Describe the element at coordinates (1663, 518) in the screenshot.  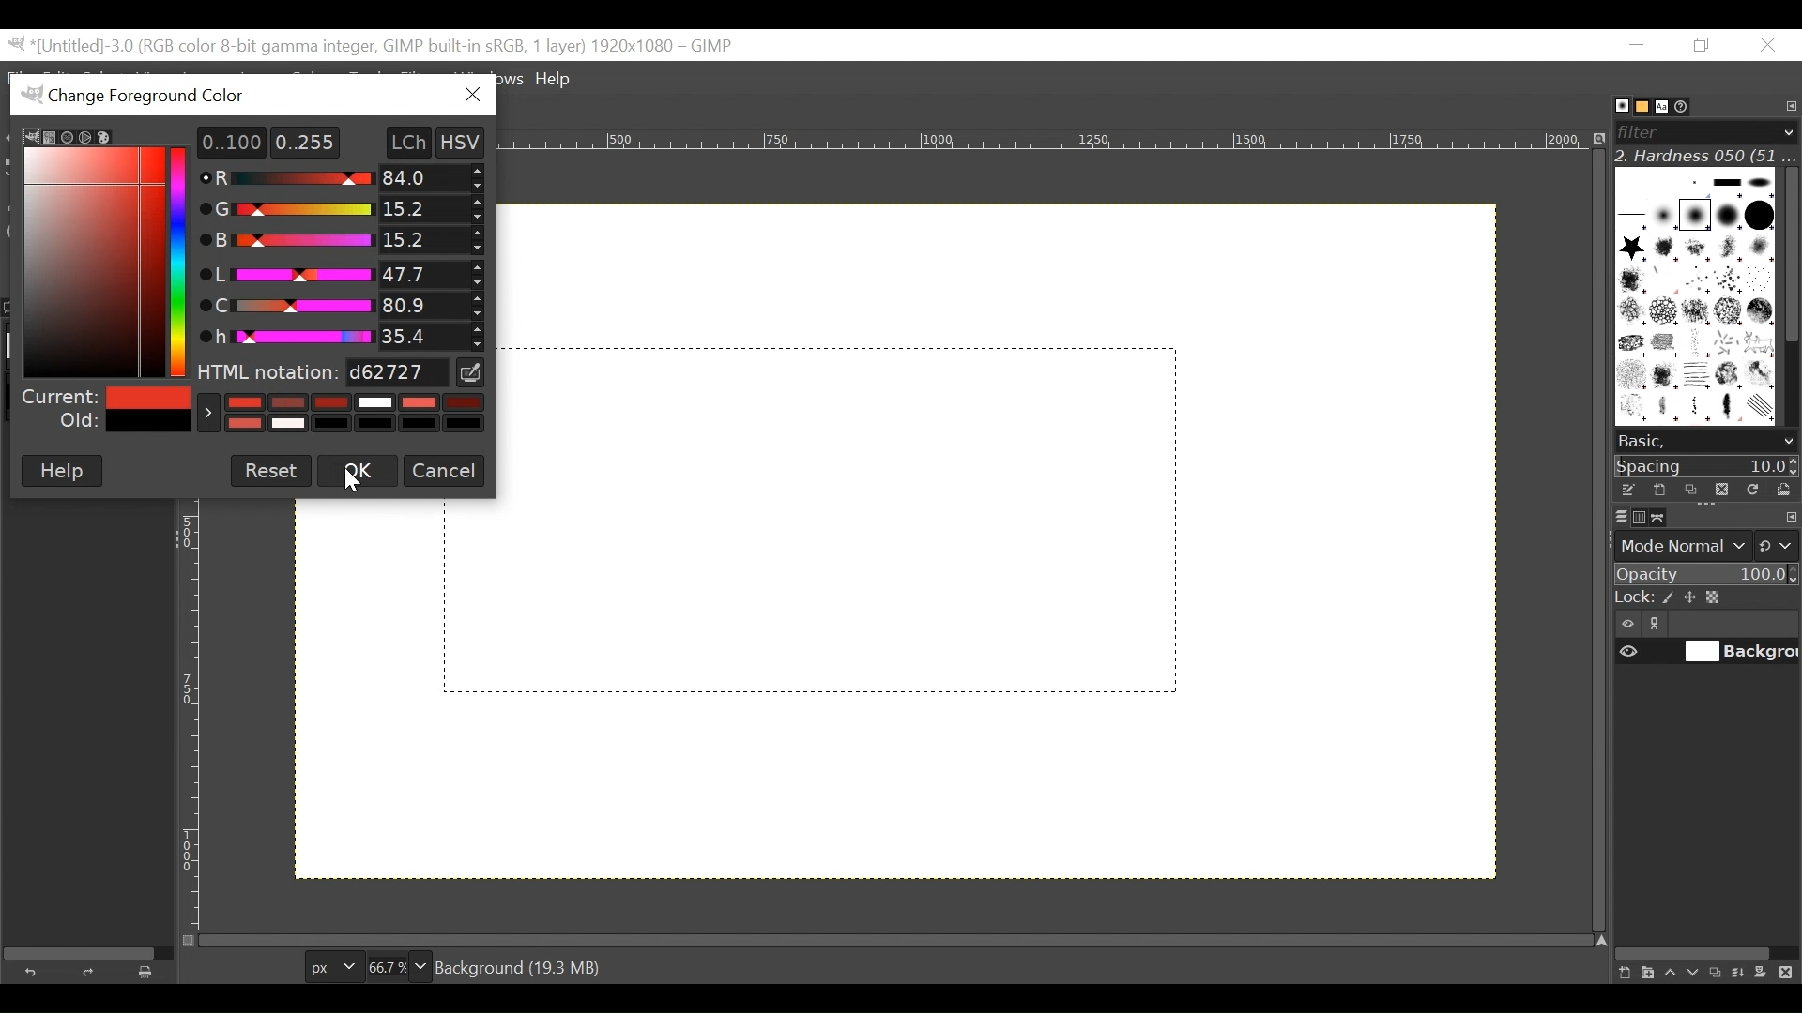
I see `Paths` at that location.